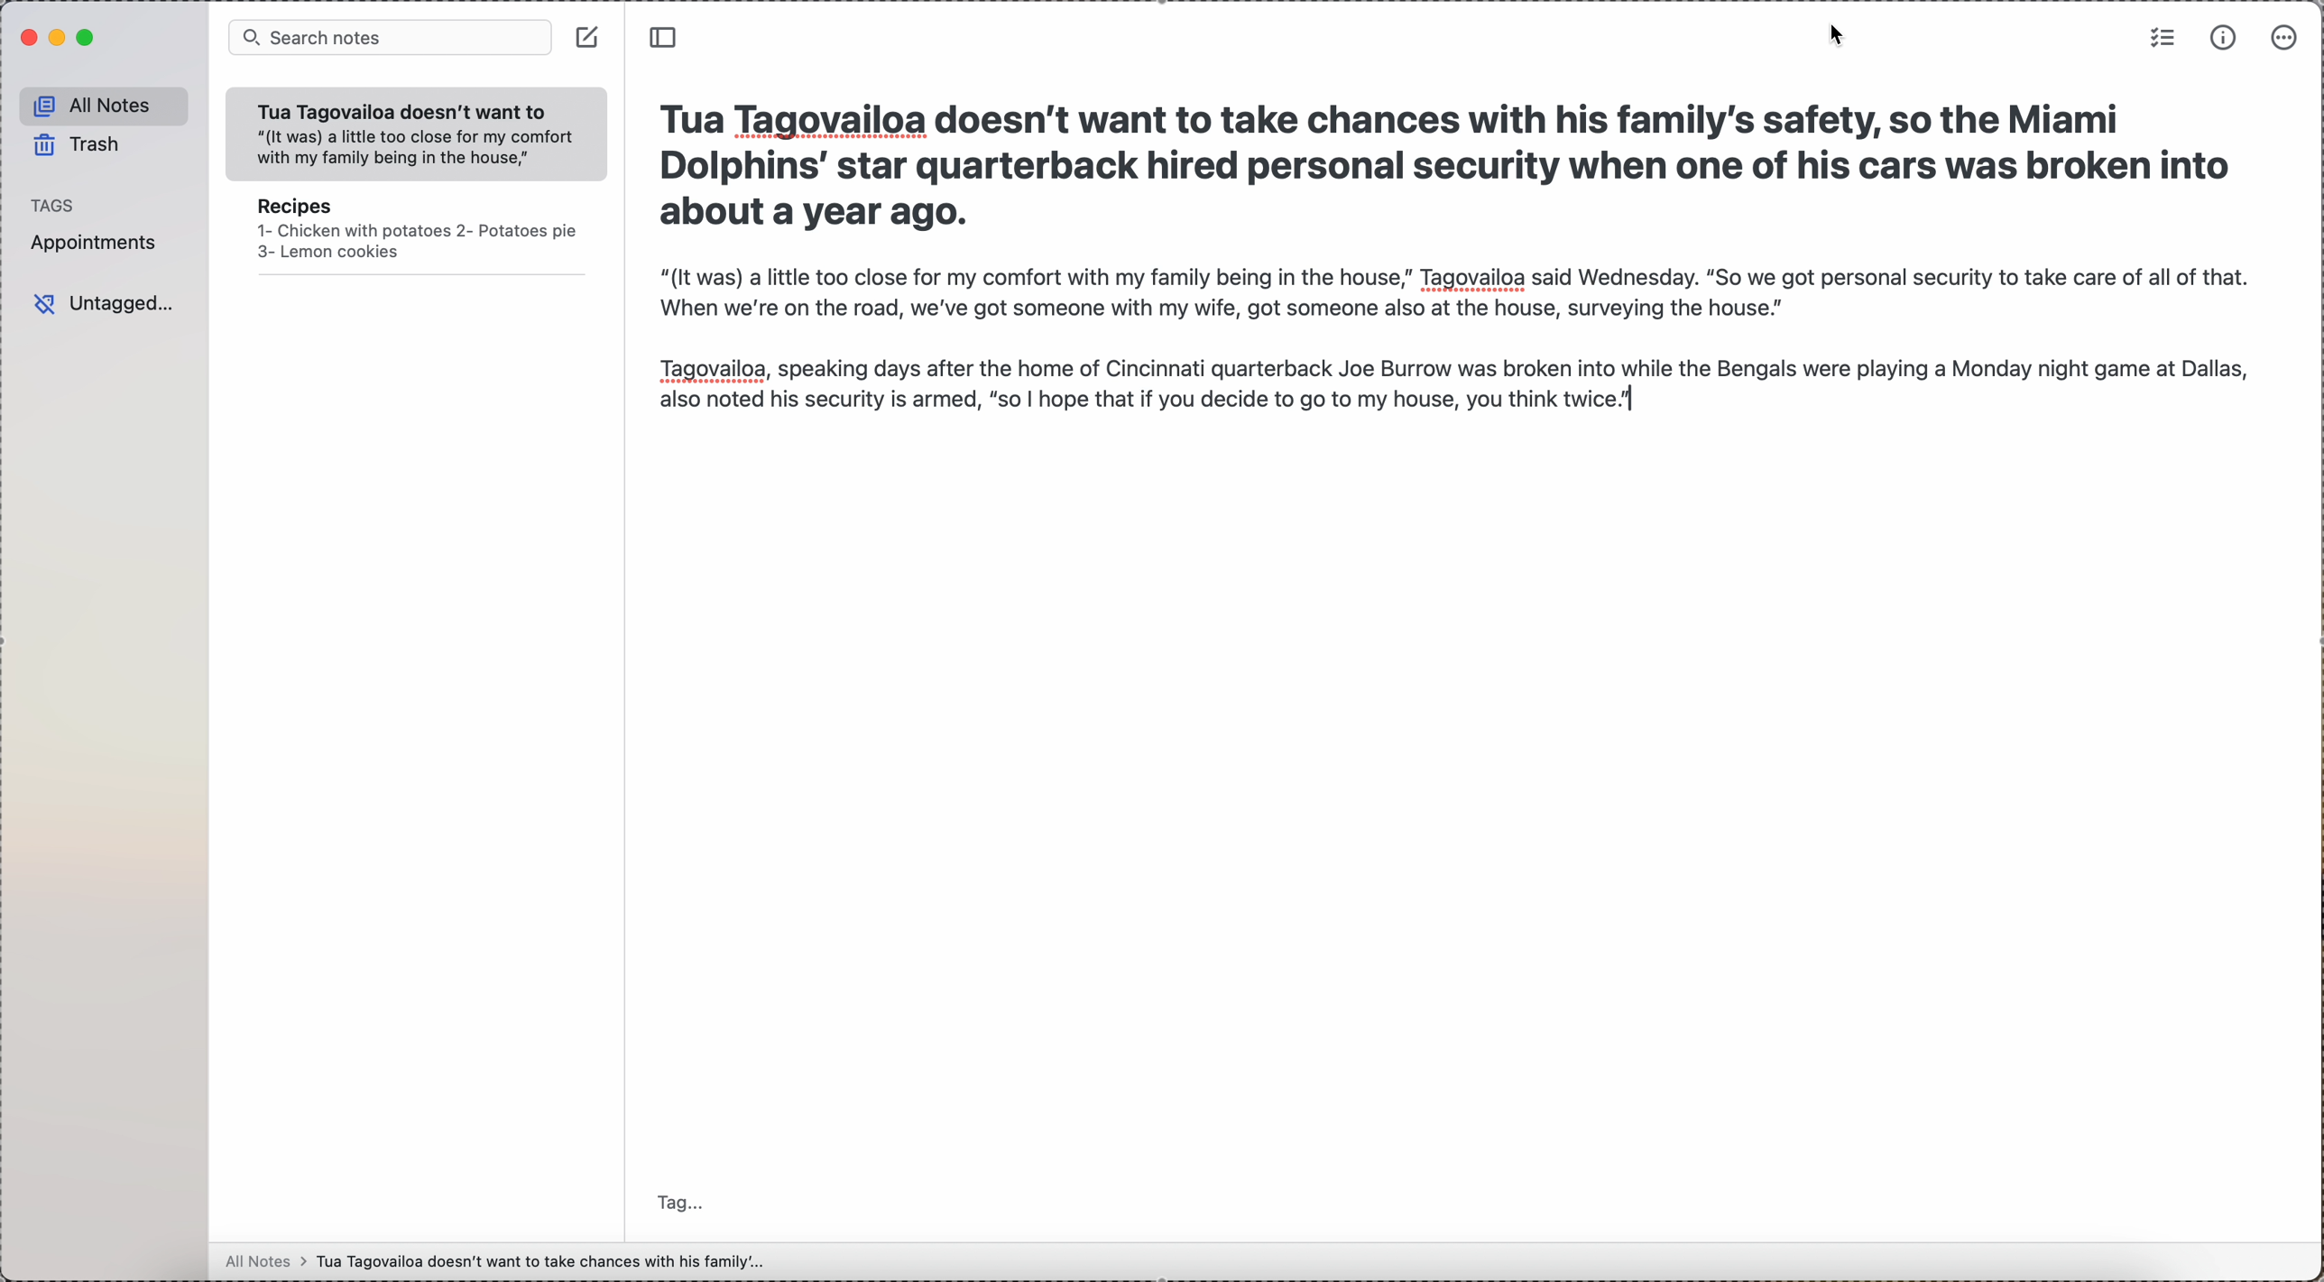 The height and width of the screenshot is (1282, 2324). What do you see at coordinates (2162, 39) in the screenshot?
I see `check list` at bounding box center [2162, 39].